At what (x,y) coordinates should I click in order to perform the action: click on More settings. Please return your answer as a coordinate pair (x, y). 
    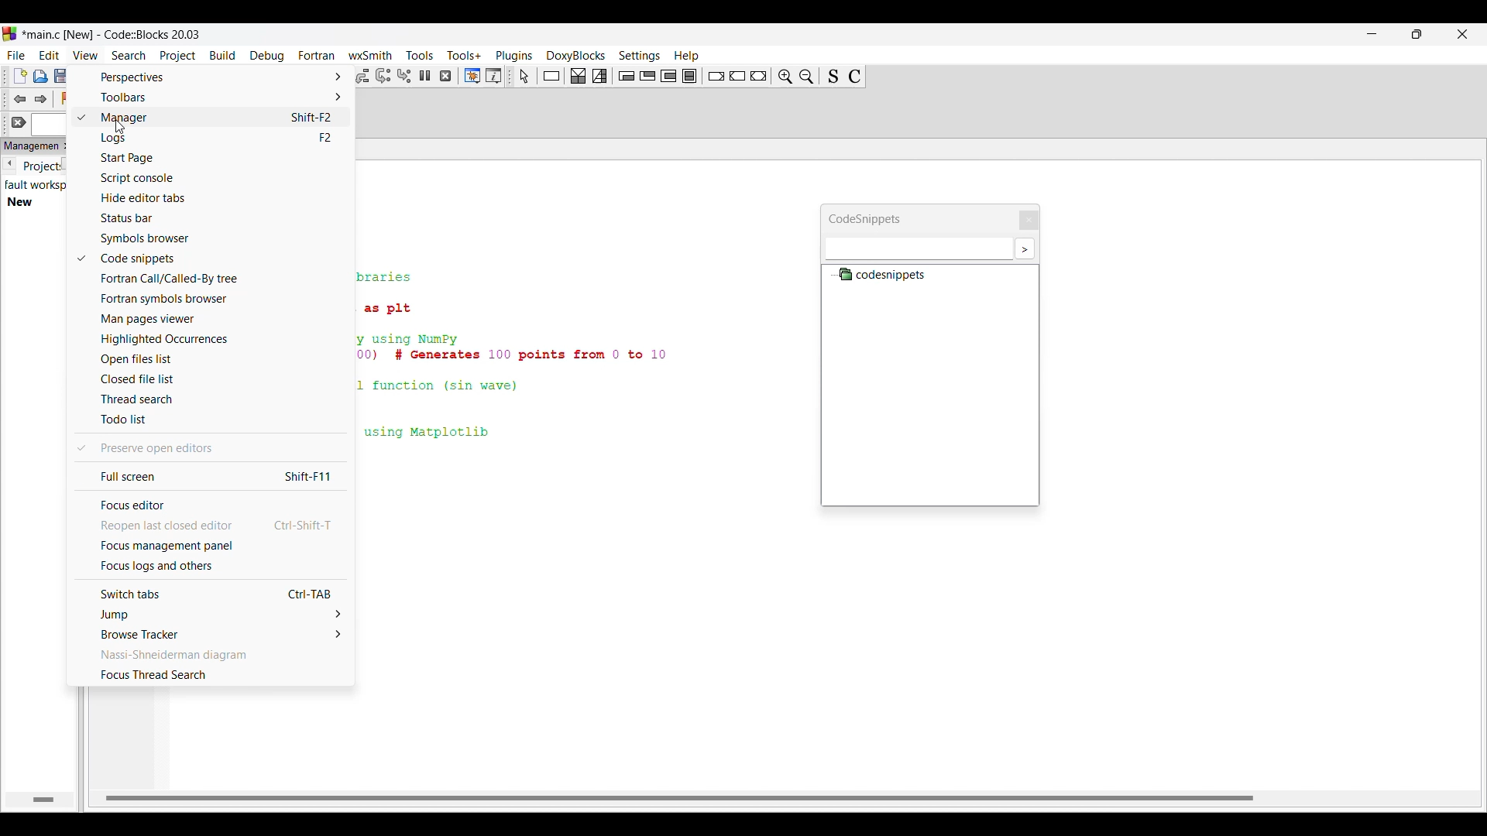
    Looking at the image, I should click on (1025, 248).